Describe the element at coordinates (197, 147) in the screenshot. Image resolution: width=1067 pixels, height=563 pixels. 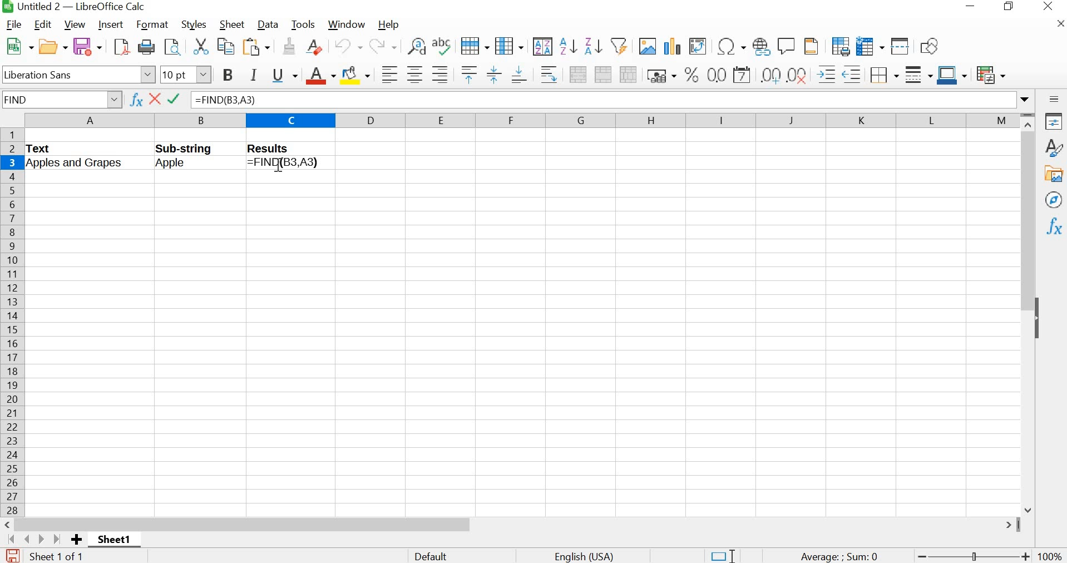
I see `Sub-string` at that location.